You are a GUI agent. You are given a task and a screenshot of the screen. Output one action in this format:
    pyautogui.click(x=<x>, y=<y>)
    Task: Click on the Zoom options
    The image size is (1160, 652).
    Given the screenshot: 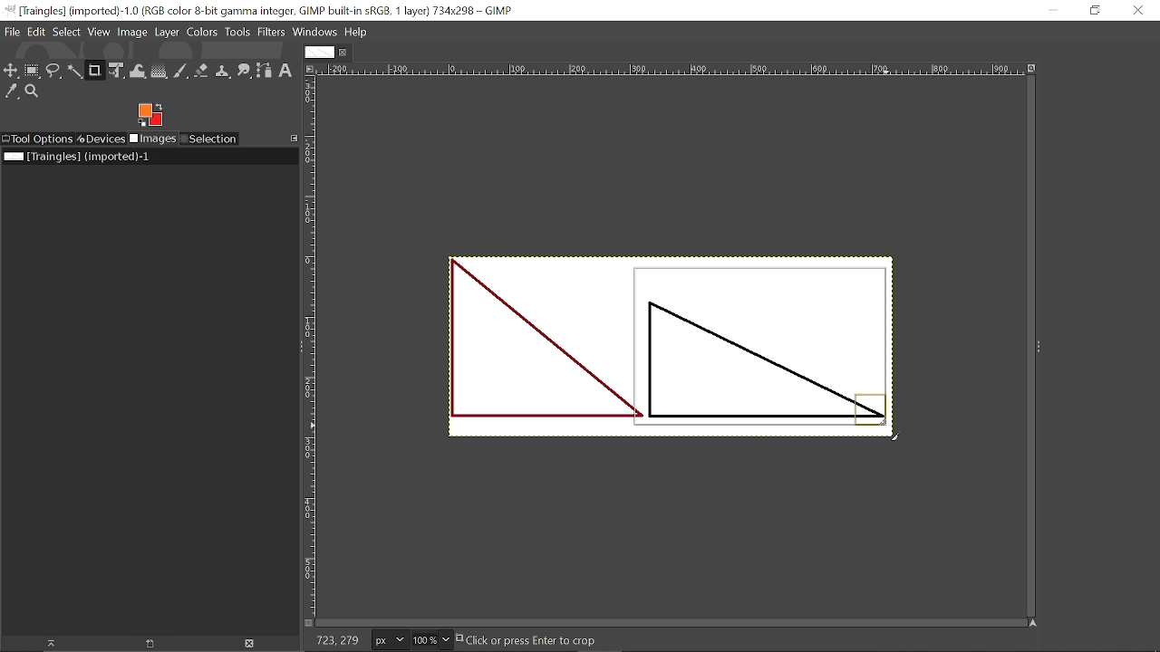 What is the action you would take?
    pyautogui.click(x=445, y=640)
    